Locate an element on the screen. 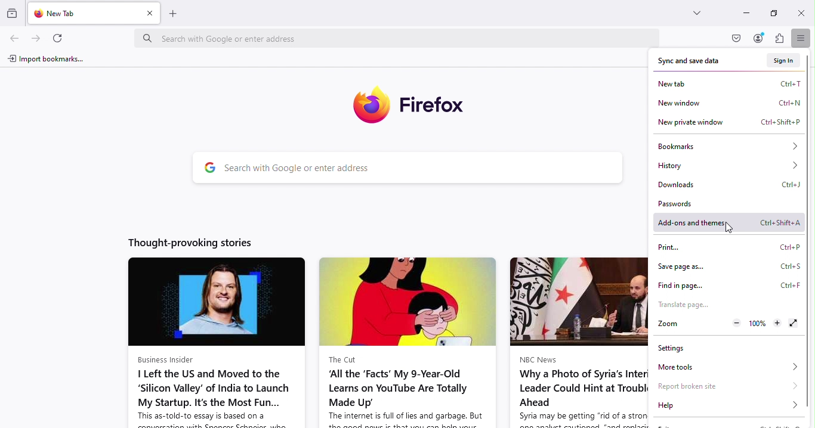 The height and width of the screenshot is (428, 815). Save to pocket is located at coordinates (736, 39).